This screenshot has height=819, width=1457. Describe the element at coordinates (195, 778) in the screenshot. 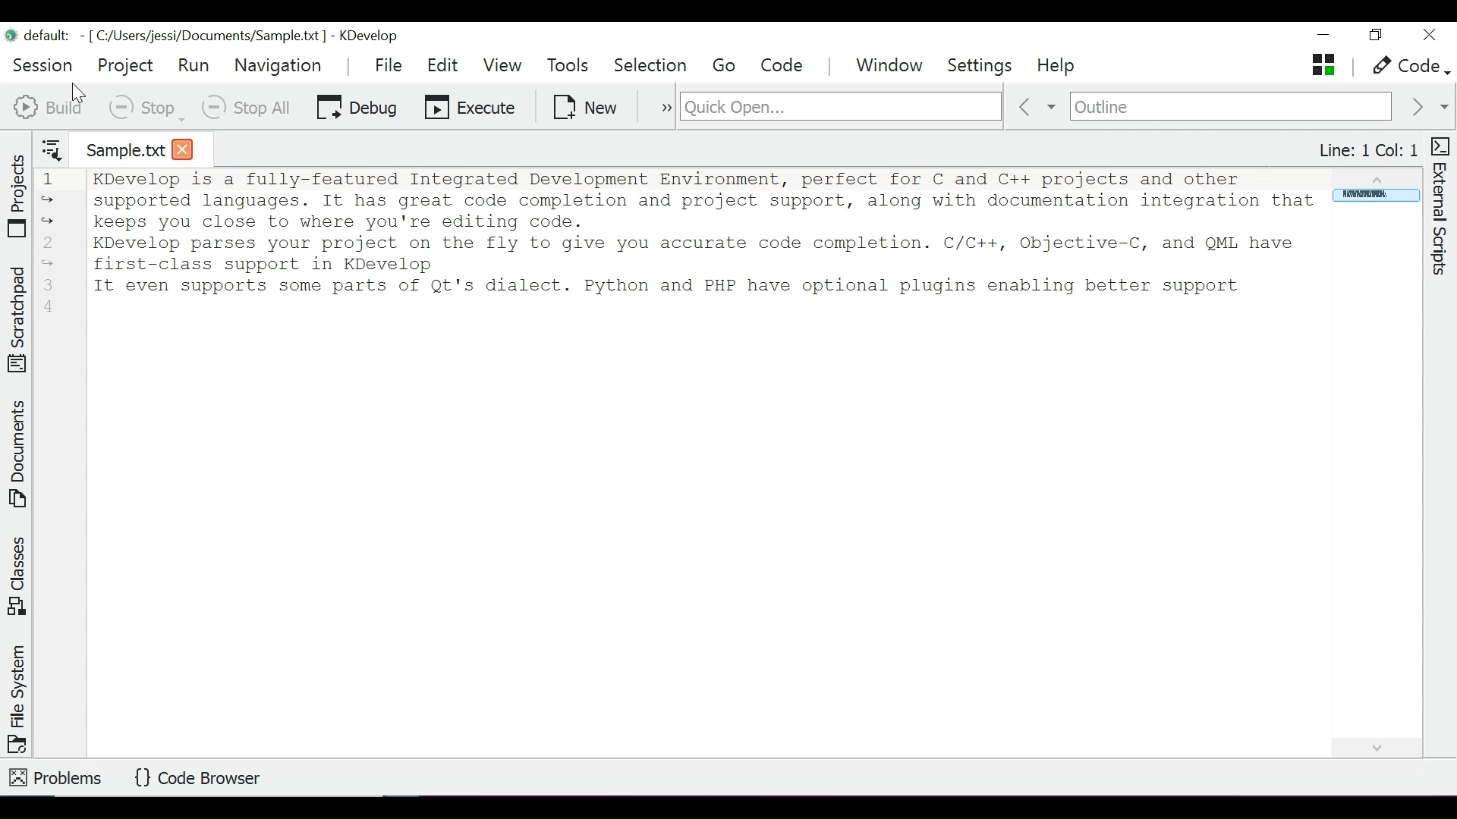

I see `Code Browser` at that location.